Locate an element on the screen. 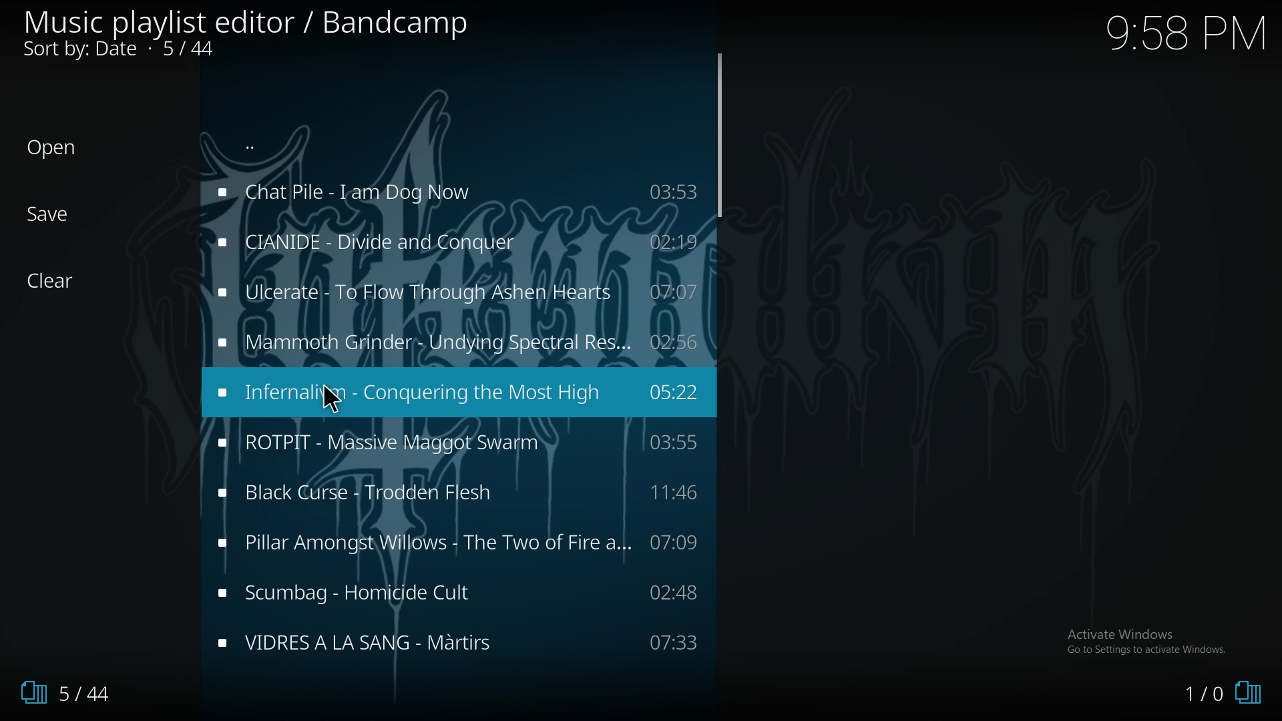 This screenshot has width=1282, height=721. Open is located at coordinates (52, 148).